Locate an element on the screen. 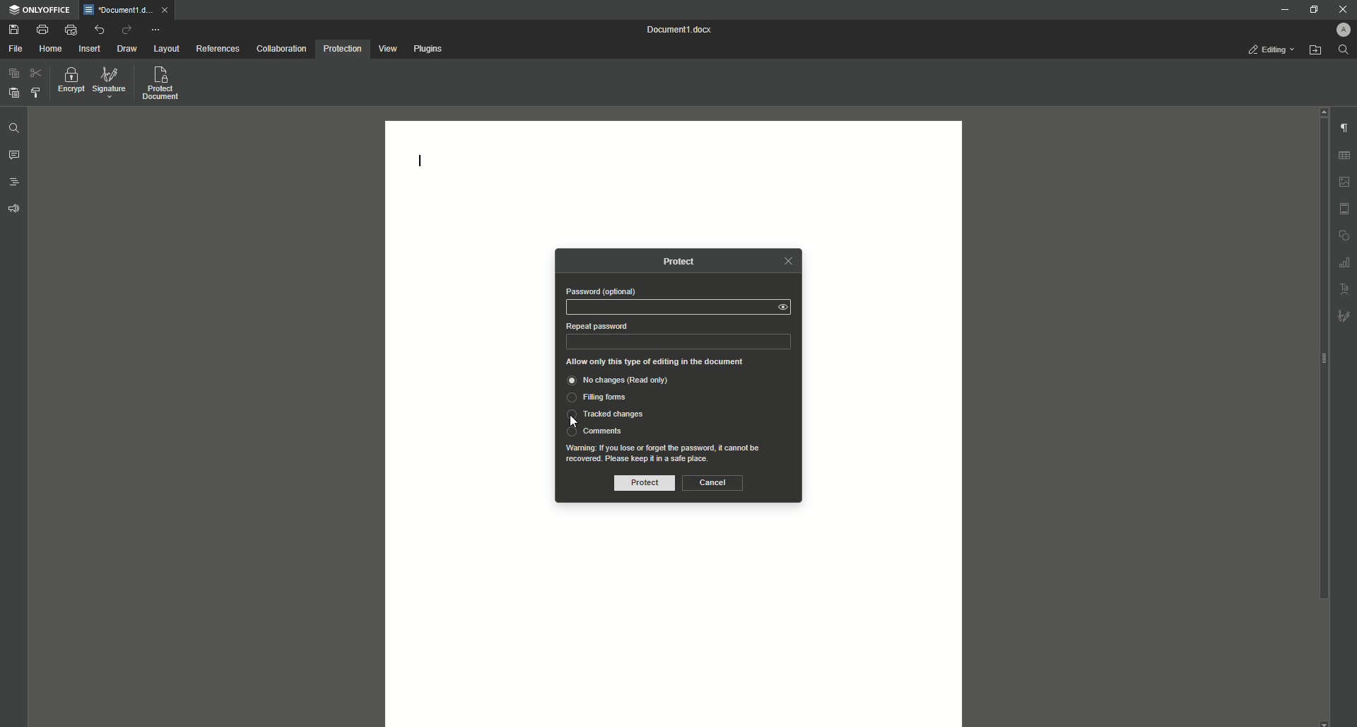  Open From File is located at coordinates (1314, 50).